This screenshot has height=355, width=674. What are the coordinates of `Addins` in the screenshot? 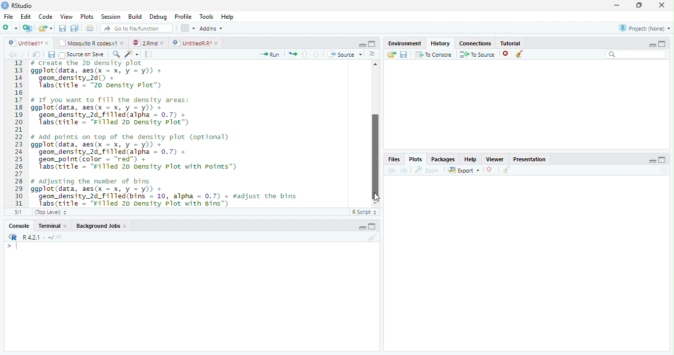 It's located at (211, 28).